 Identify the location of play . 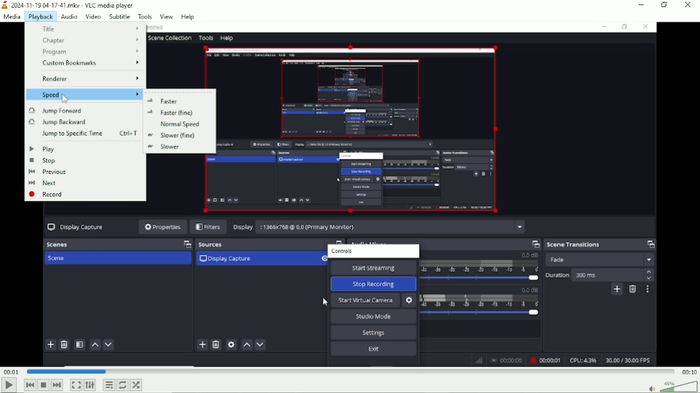
(81, 149).